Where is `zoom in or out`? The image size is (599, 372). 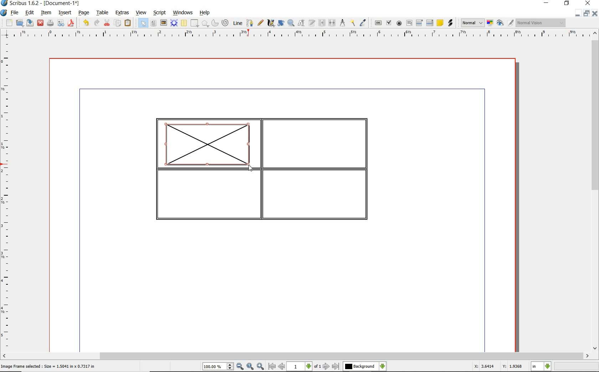
zoom in or out is located at coordinates (291, 23).